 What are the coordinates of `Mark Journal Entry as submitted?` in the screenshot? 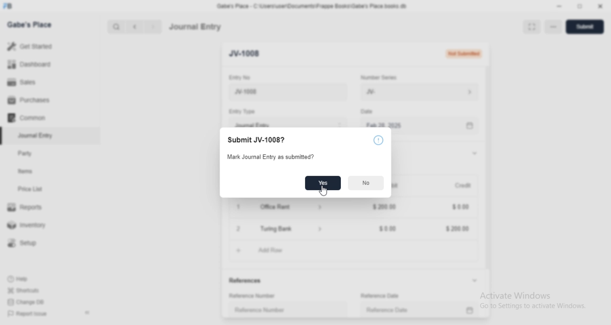 It's located at (274, 157).